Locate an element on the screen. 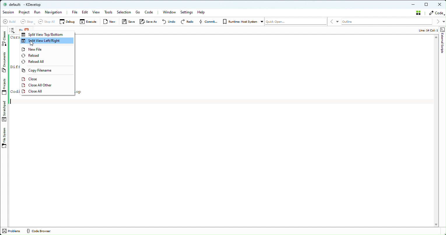  New is located at coordinates (110, 22).